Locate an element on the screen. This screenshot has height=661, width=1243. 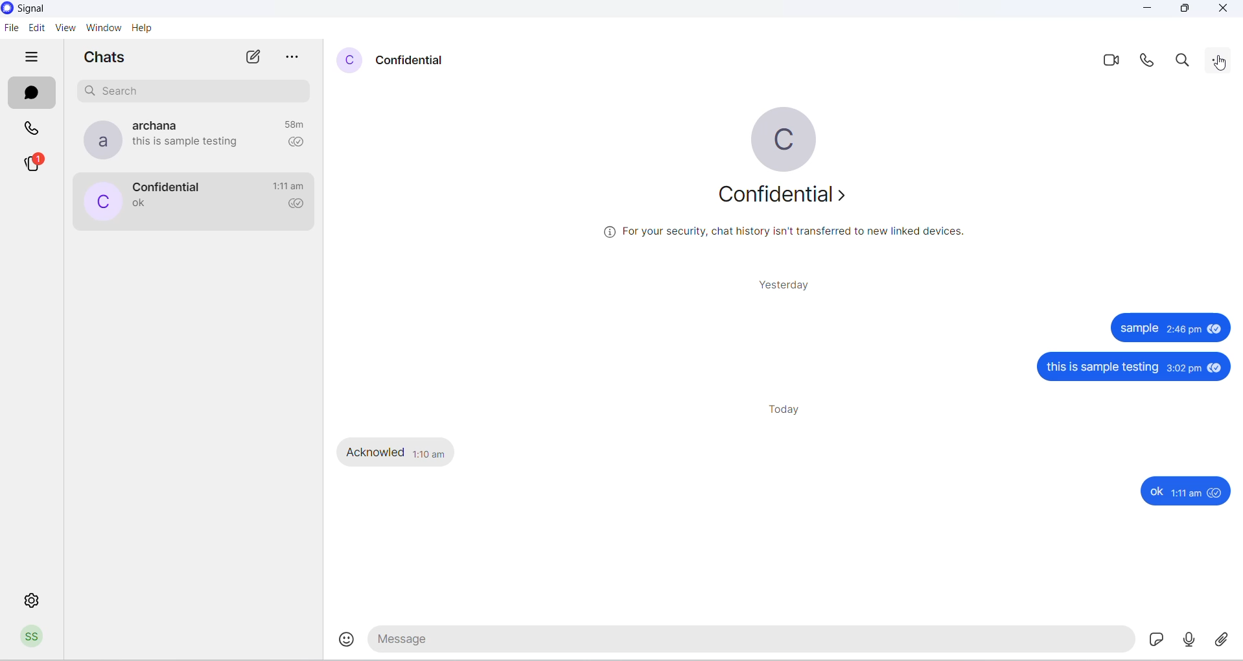
system is located at coordinates (46, 10).